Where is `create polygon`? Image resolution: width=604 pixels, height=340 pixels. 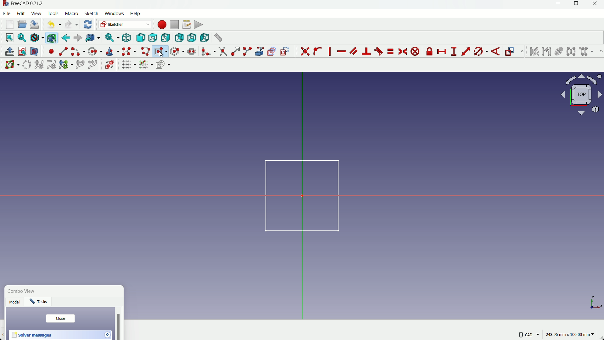 create polygon is located at coordinates (177, 51).